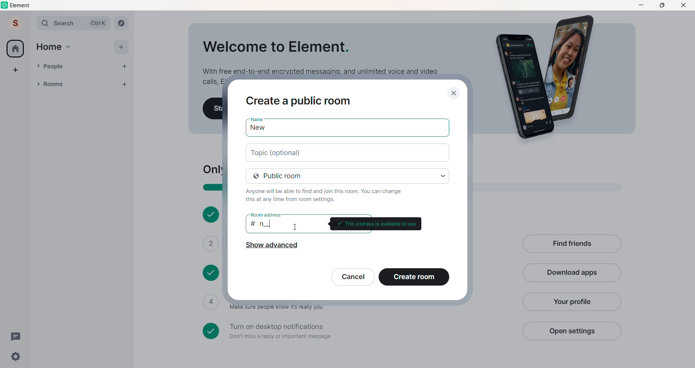 Image resolution: width=695 pixels, height=368 pixels. Describe the element at coordinates (375, 224) in the screenshot. I see `This address is available to use` at that location.